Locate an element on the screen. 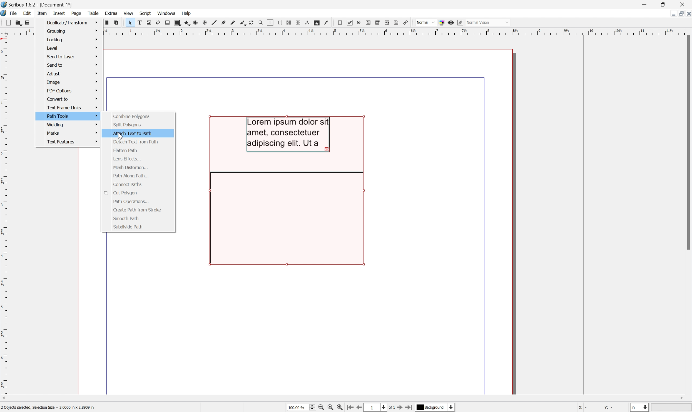 The image size is (692, 412). Go to the first page is located at coordinates (351, 408).